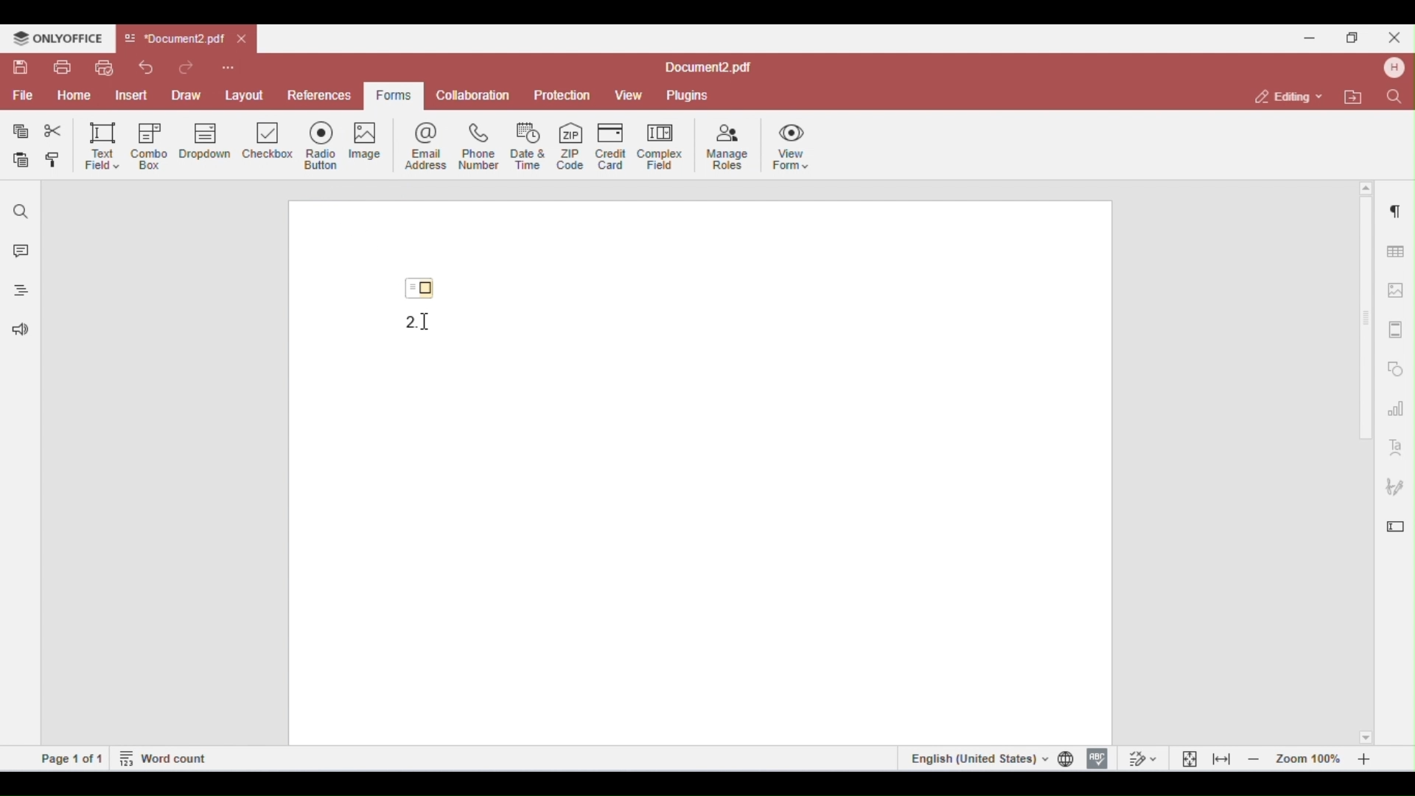  I want to click on file, so click(21, 96).